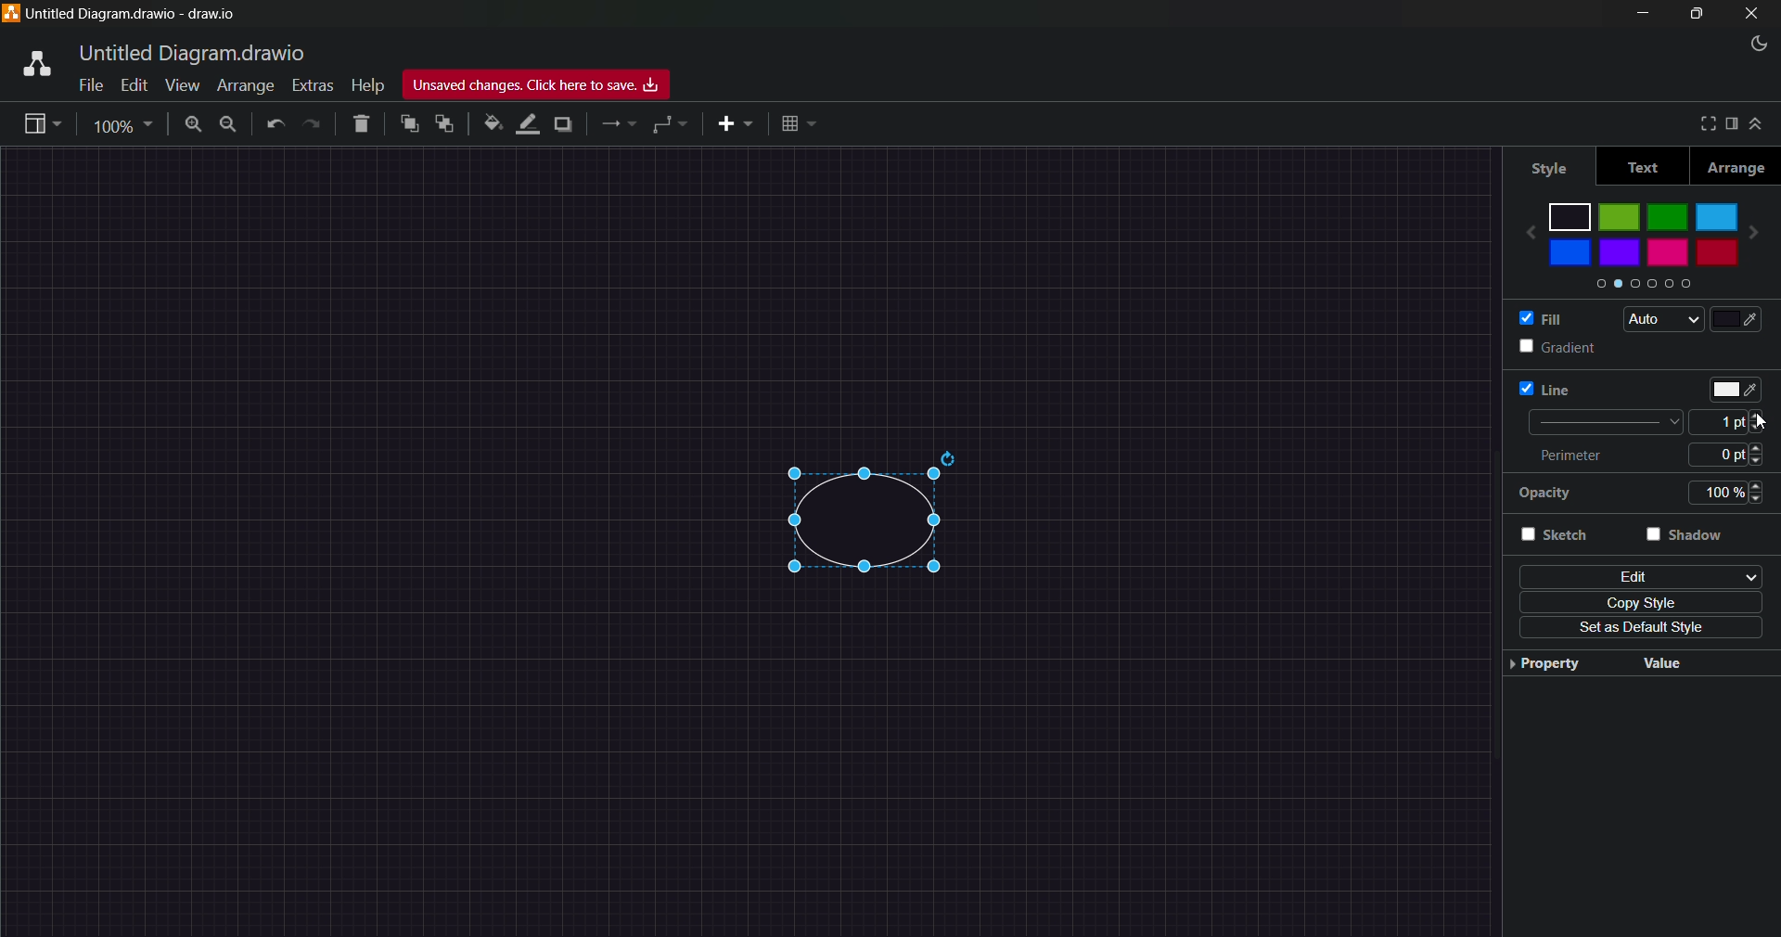 The image size is (1781, 937). I want to click on minimize, so click(1641, 13).